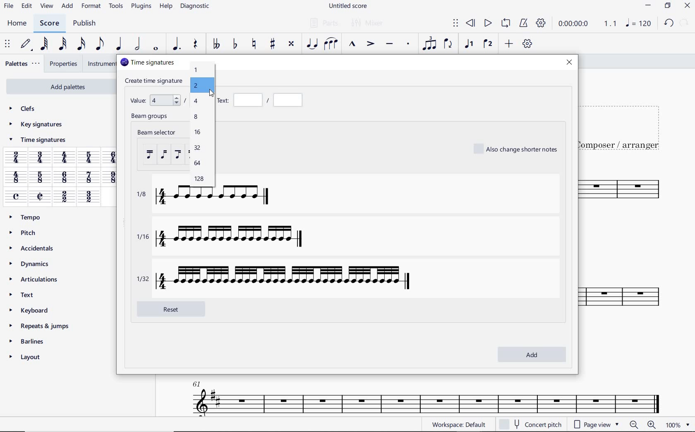 The height and width of the screenshot is (432, 695). Describe the element at coordinates (24, 233) in the screenshot. I see `PITCH` at that location.